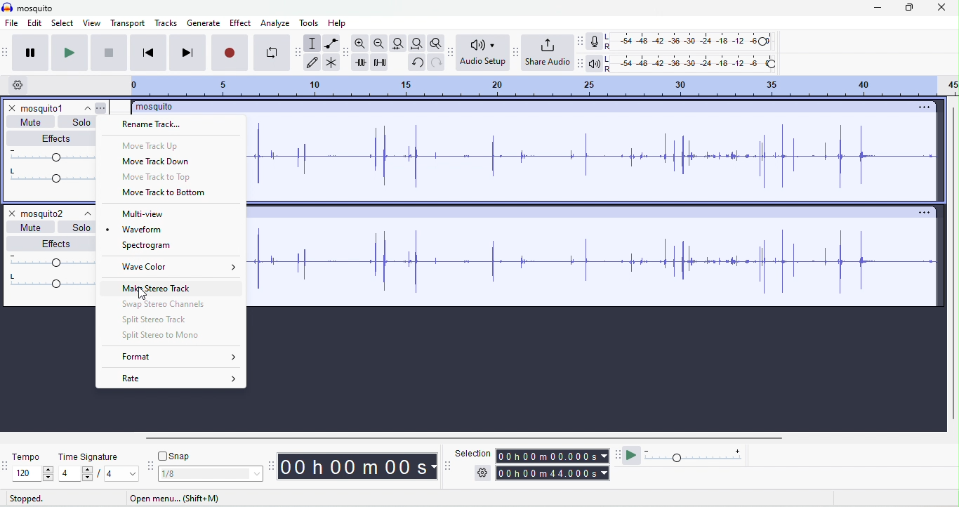 The image size is (959, 507). Describe the element at coordinates (159, 105) in the screenshot. I see `title` at that location.